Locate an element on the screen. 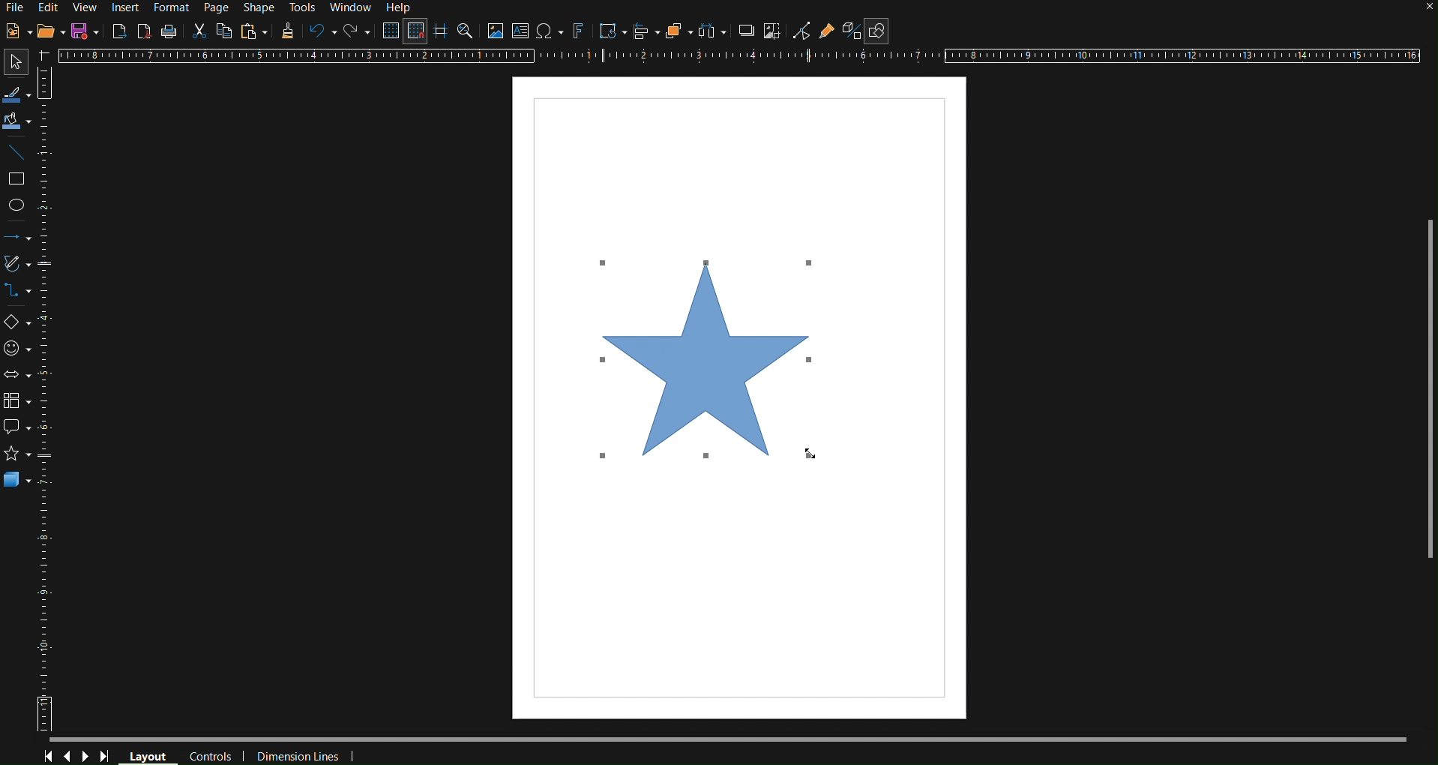 This screenshot has width=1438, height=765. Print is located at coordinates (170, 31).